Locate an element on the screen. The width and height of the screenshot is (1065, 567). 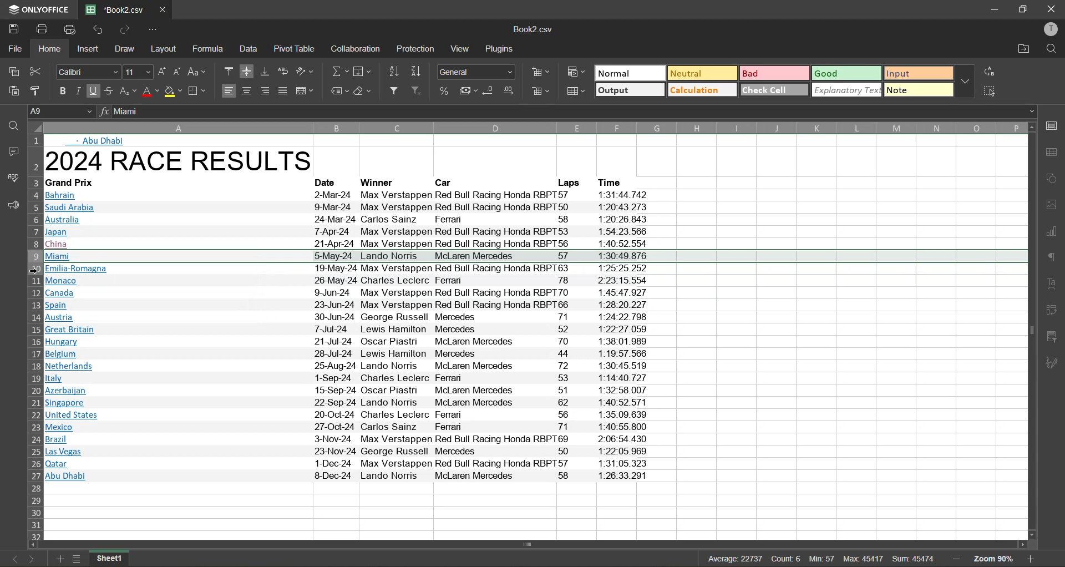
file name: Book2.csv is located at coordinates (536, 29).